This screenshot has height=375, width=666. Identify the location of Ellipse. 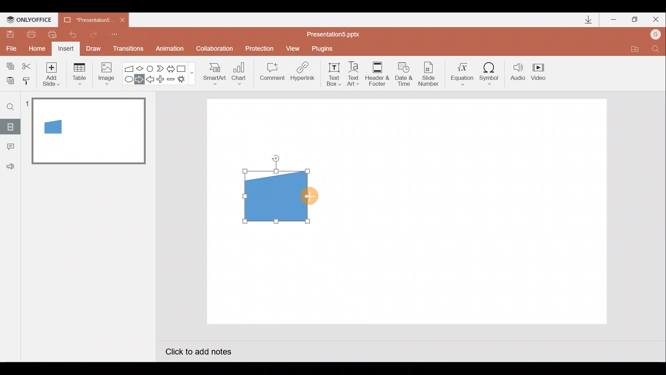
(127, 80).